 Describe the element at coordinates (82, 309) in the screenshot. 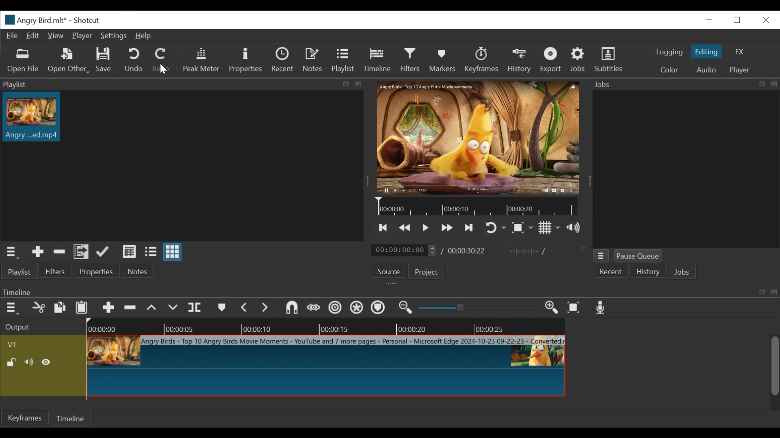

I see `Paste` at that location.